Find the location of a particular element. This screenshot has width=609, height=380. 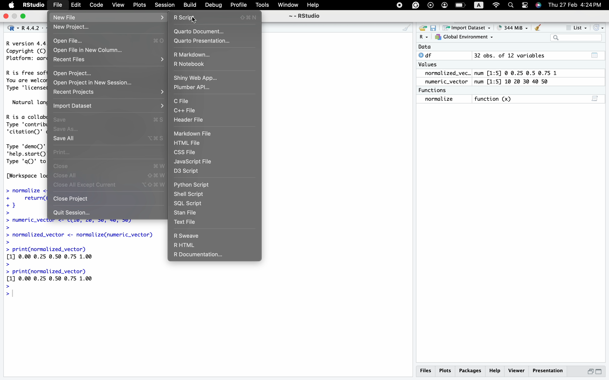

Text File is located at coordinates (184, 222).